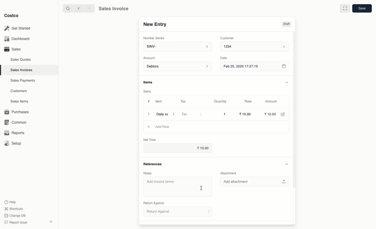  What do you see at coordinates (154, 203) in the screenshot?
I see `Return Against` at bounding box center [154, 203].